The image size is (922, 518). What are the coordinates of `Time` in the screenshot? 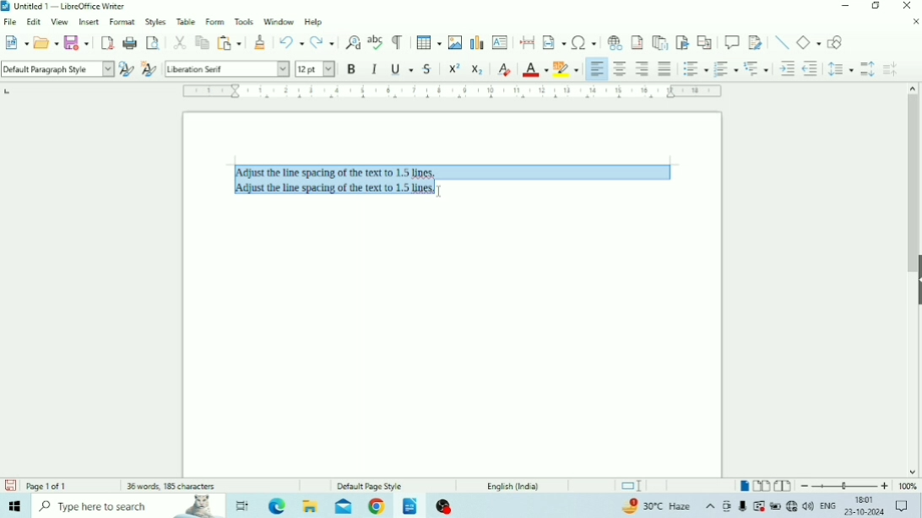 It's located at (864, 499).